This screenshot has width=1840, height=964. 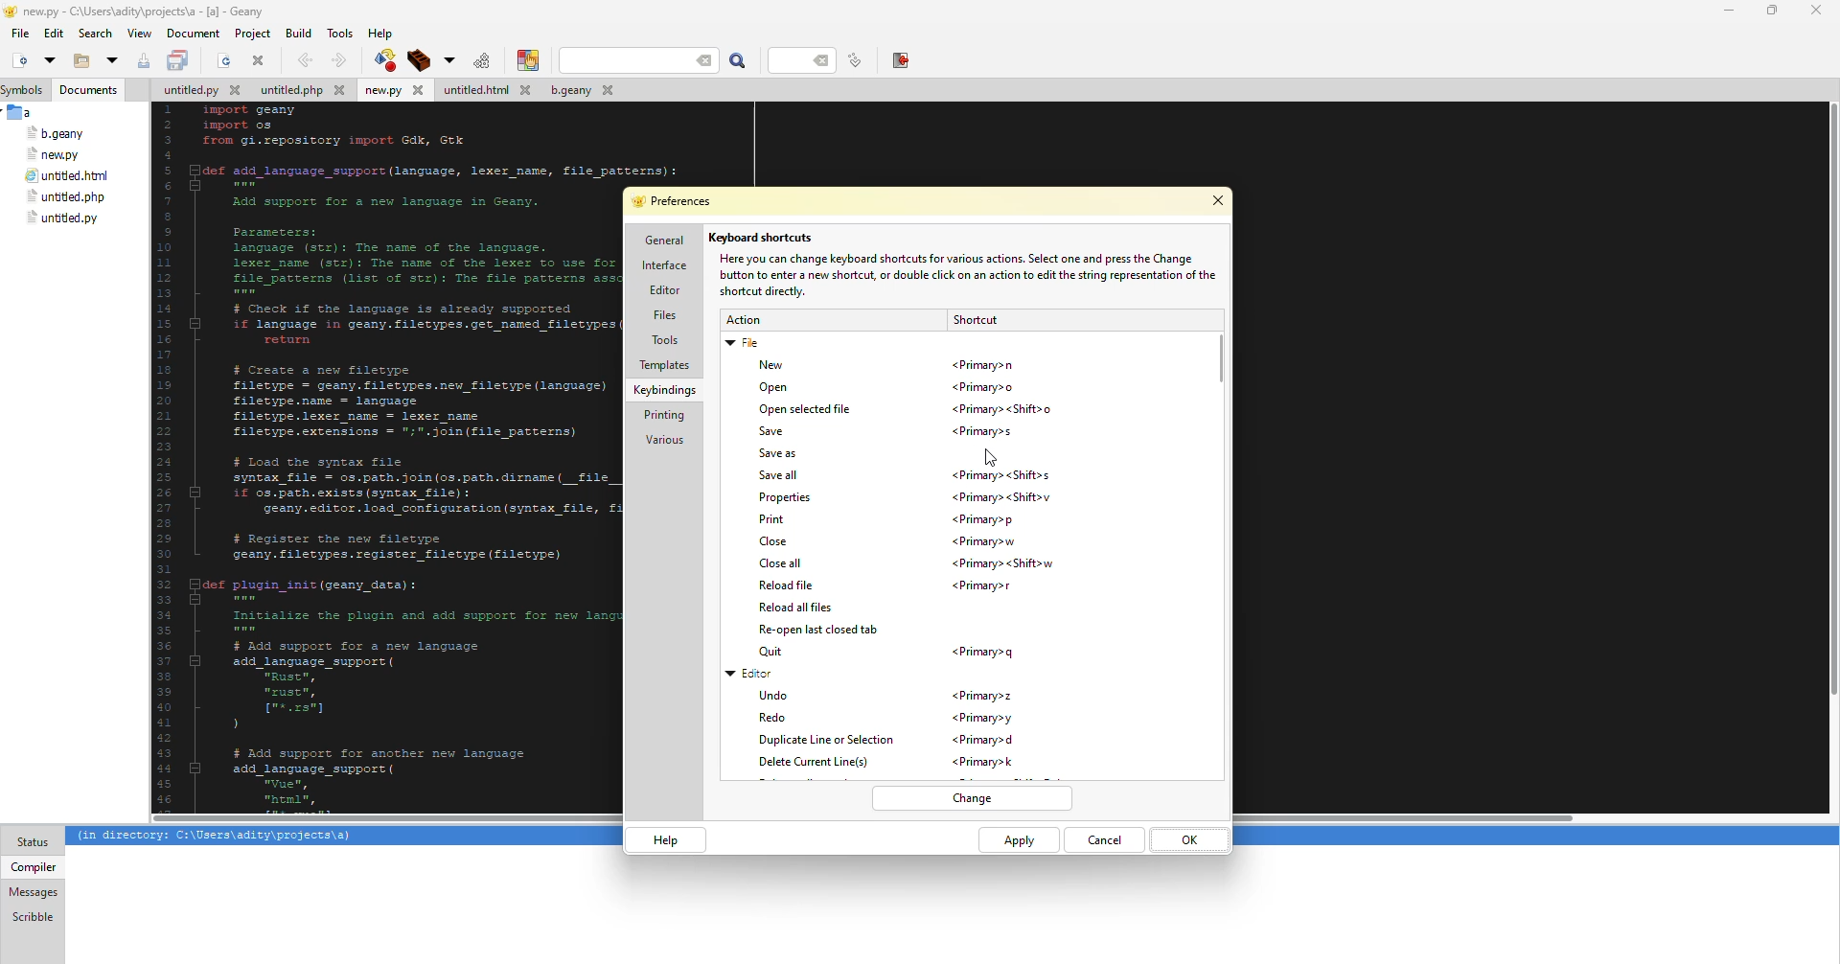 What do you see at coordinates (985, 762) in the screenshot?
I see `shortcut` at bounding box center [985, 762].